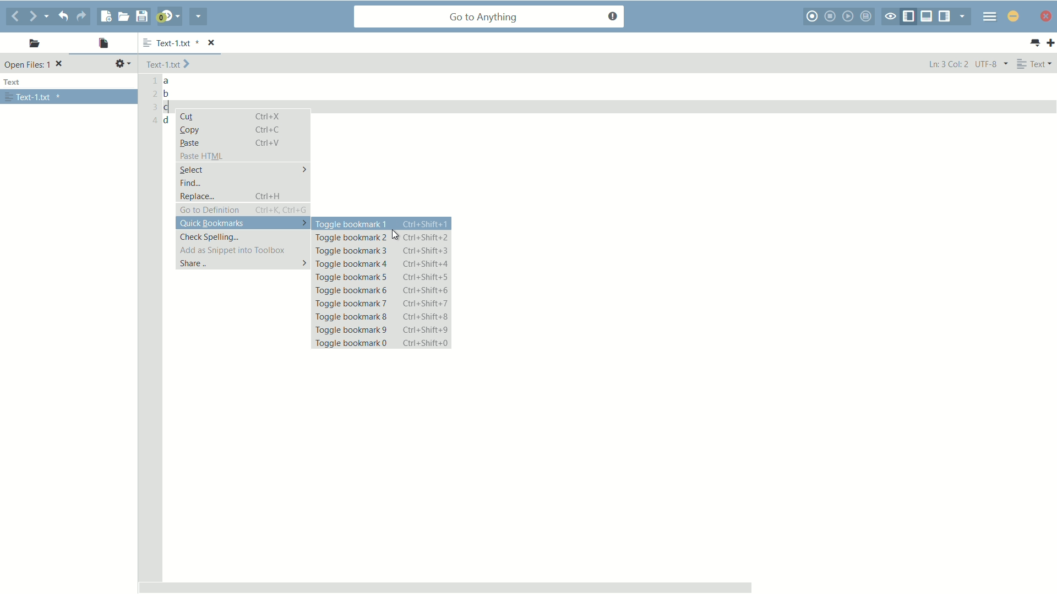 The width and height of the screenshot is (1057, 594). Describe the element at coordinates (383, 316) in the screenshot. I see `toggle bookmark 8` at that location.